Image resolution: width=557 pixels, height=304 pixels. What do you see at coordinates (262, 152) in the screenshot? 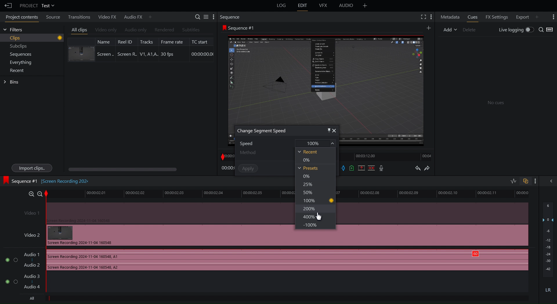
I see `Method` at bounding box center [262, 152].